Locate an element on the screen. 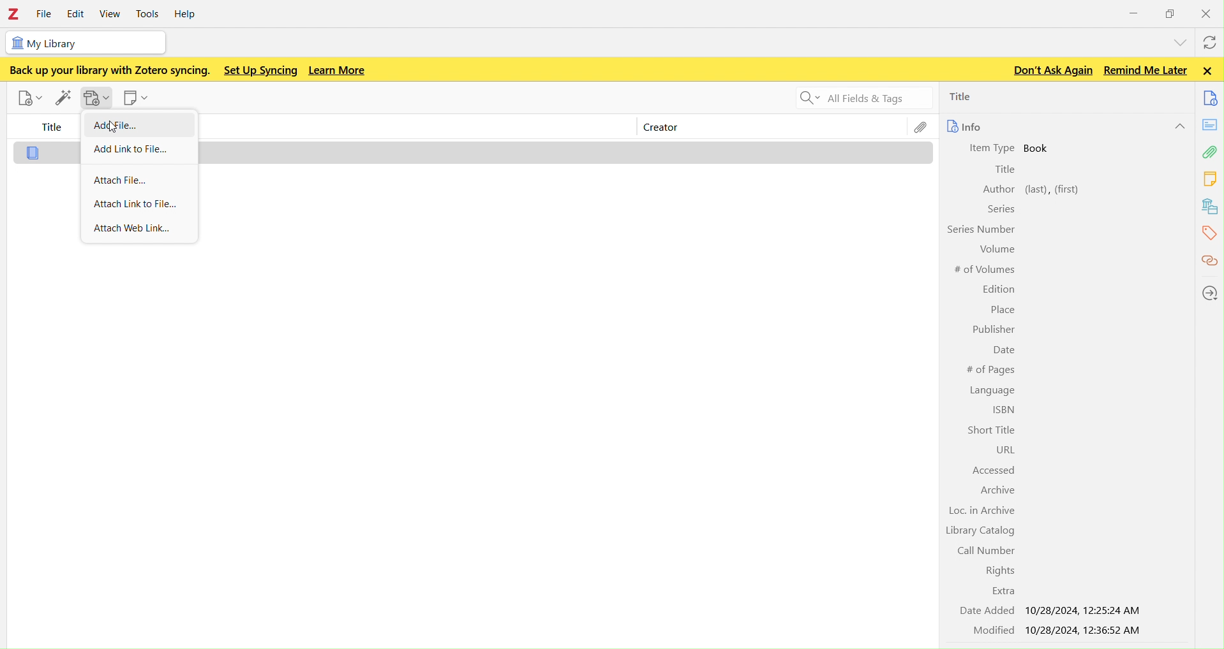 This screenshot has width=1224, height=649. Author is located at coordinates (998, 190).